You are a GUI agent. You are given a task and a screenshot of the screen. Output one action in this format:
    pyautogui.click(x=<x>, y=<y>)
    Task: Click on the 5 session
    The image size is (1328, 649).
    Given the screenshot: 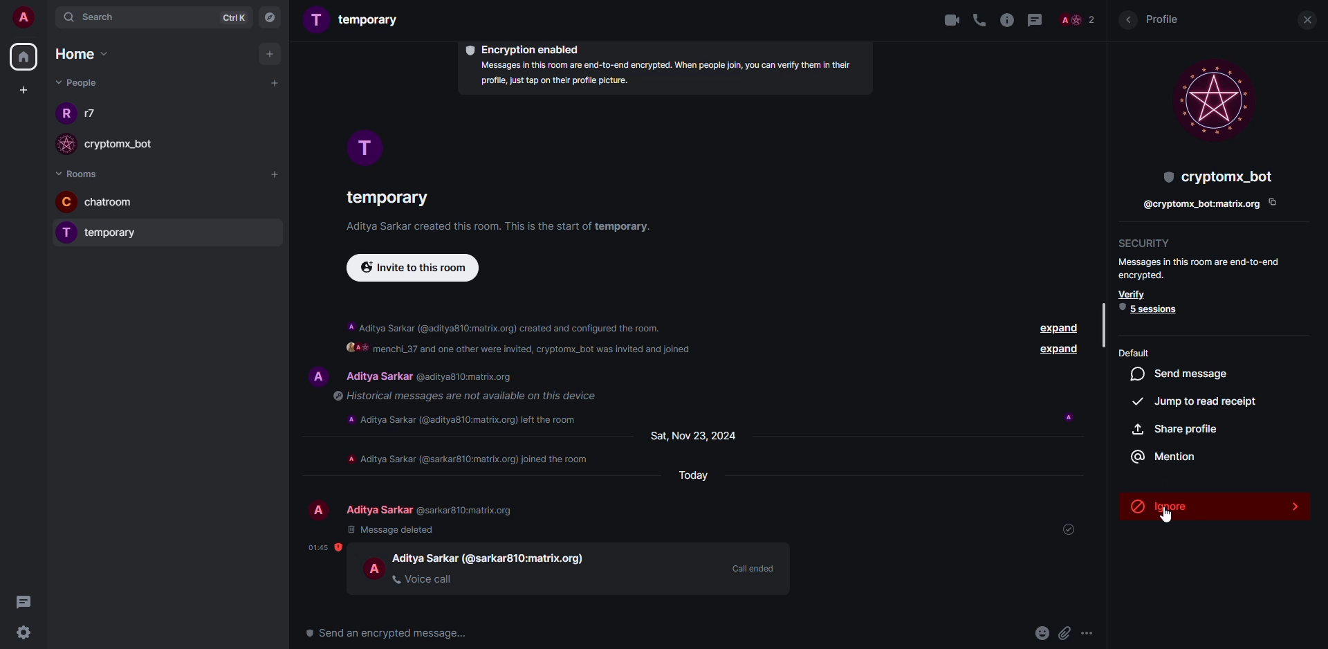 What is the action you would take?
    pyautogui.click(x=1152, y=309)
    